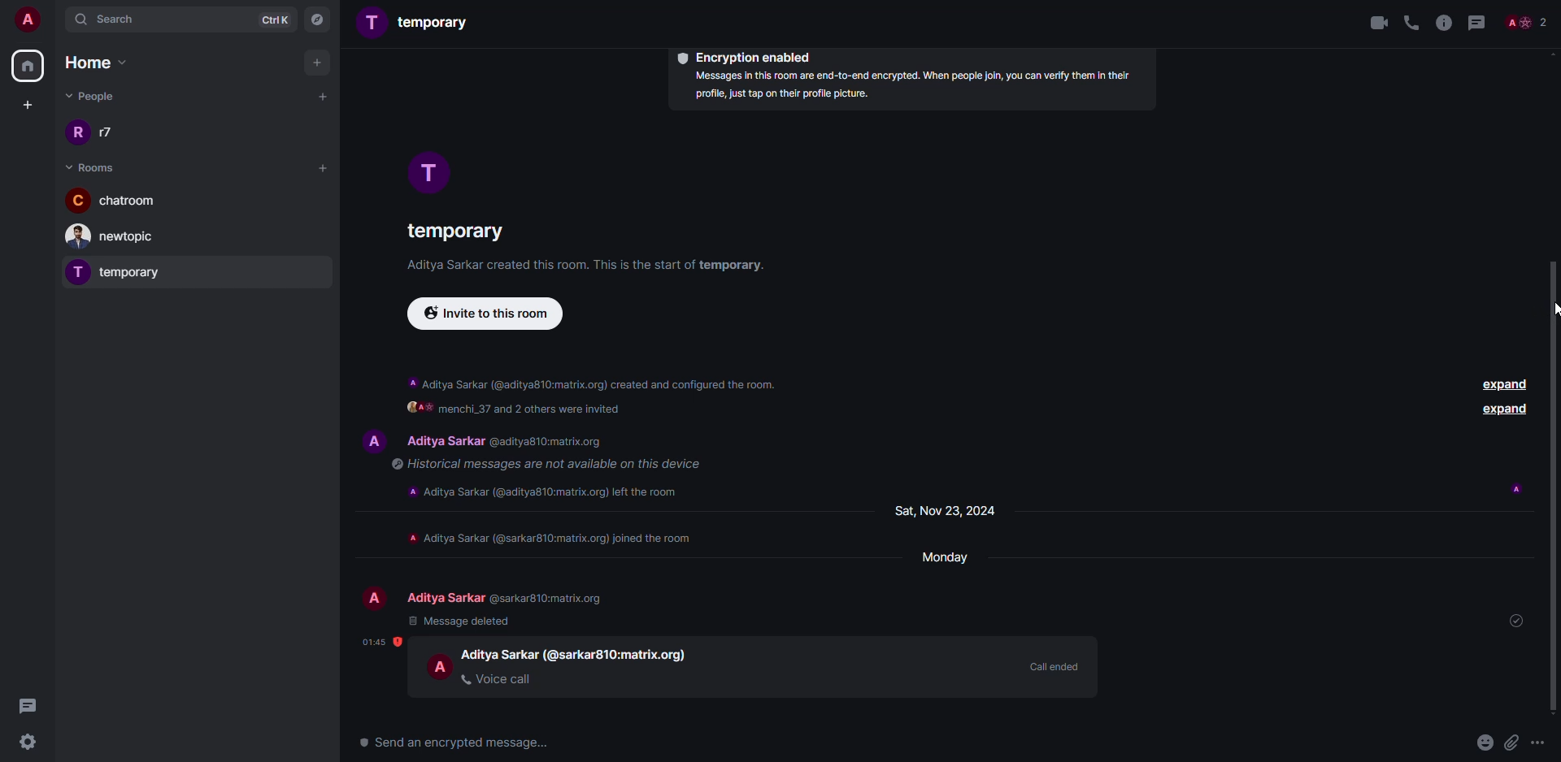 The width and height of the screenshot is (1561, 762). What do you see at coordinates (549, 539) in the screenshot?
I see `A Aditya Sarkar (@sarkar810:matrix.org) joined the room` at bounding box center [549, 539].